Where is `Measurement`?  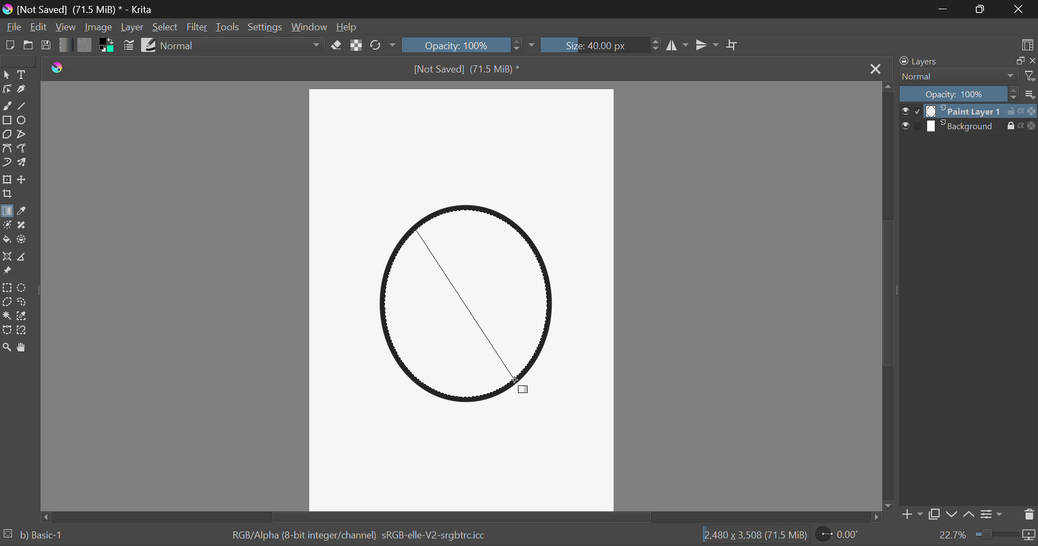
Measurement is located at coordinates (25, 258).